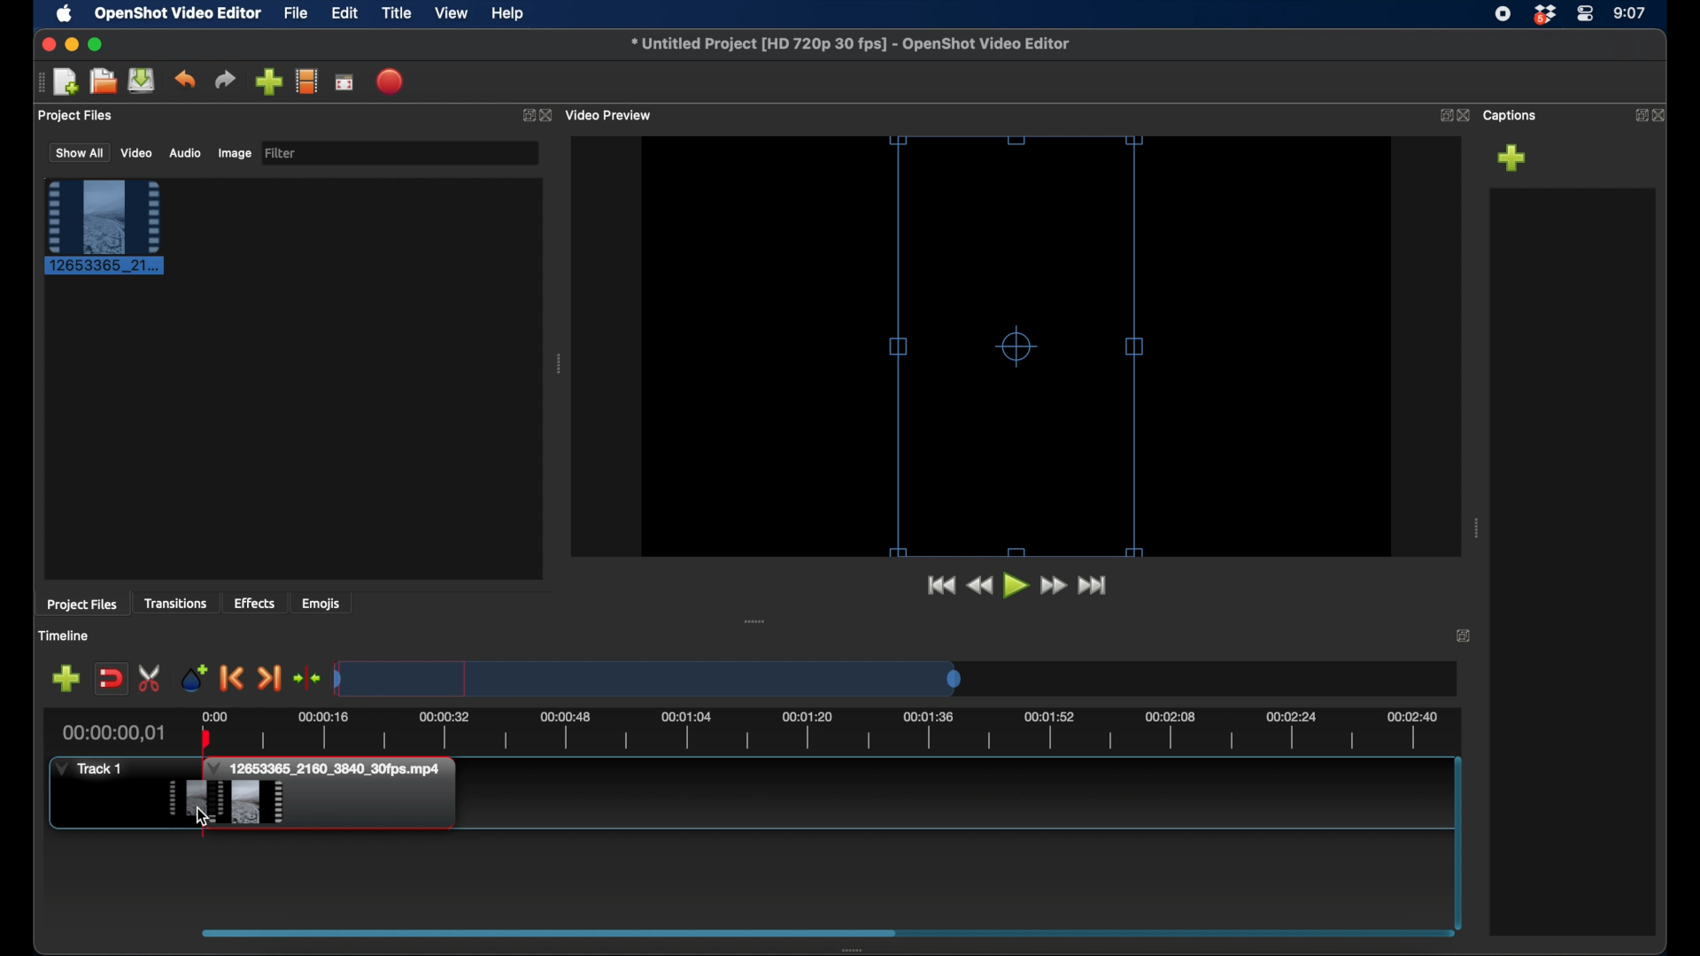  Describe the element at coordinates (202, 818) in the screenshot. I see `cursor` at that location.